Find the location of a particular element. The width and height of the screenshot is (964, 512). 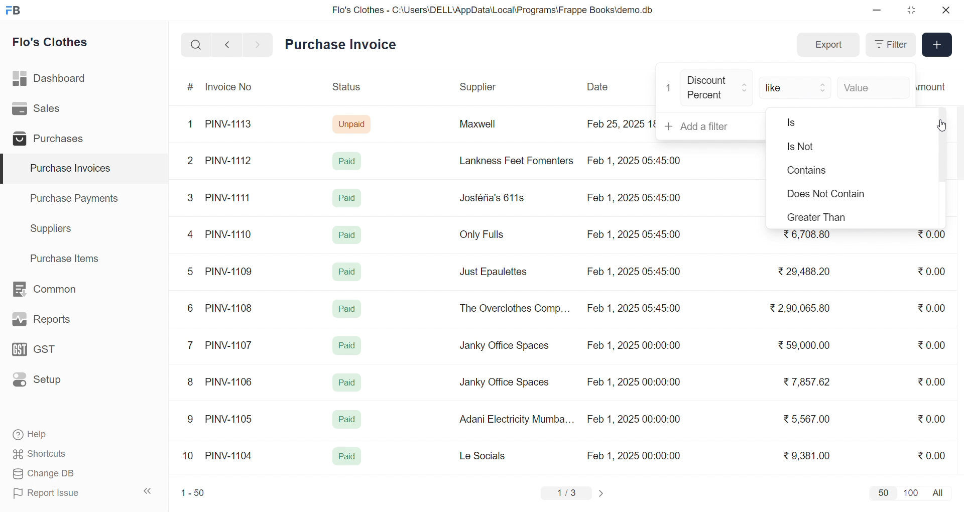

6 is located at coordinates (190, 308).